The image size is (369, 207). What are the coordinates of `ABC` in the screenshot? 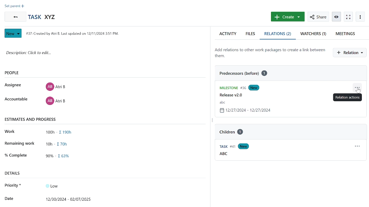 It's located at (224, 154).